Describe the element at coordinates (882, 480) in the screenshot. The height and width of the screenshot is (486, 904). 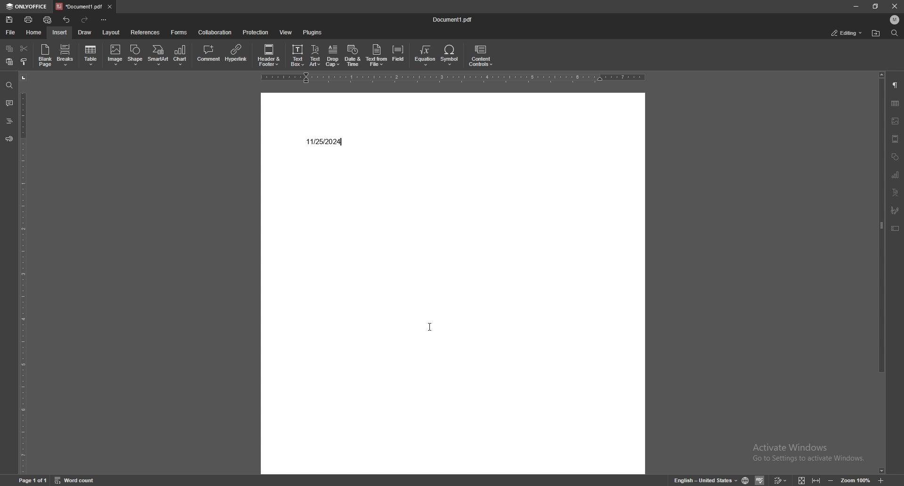
I see `zoom in` at that location.